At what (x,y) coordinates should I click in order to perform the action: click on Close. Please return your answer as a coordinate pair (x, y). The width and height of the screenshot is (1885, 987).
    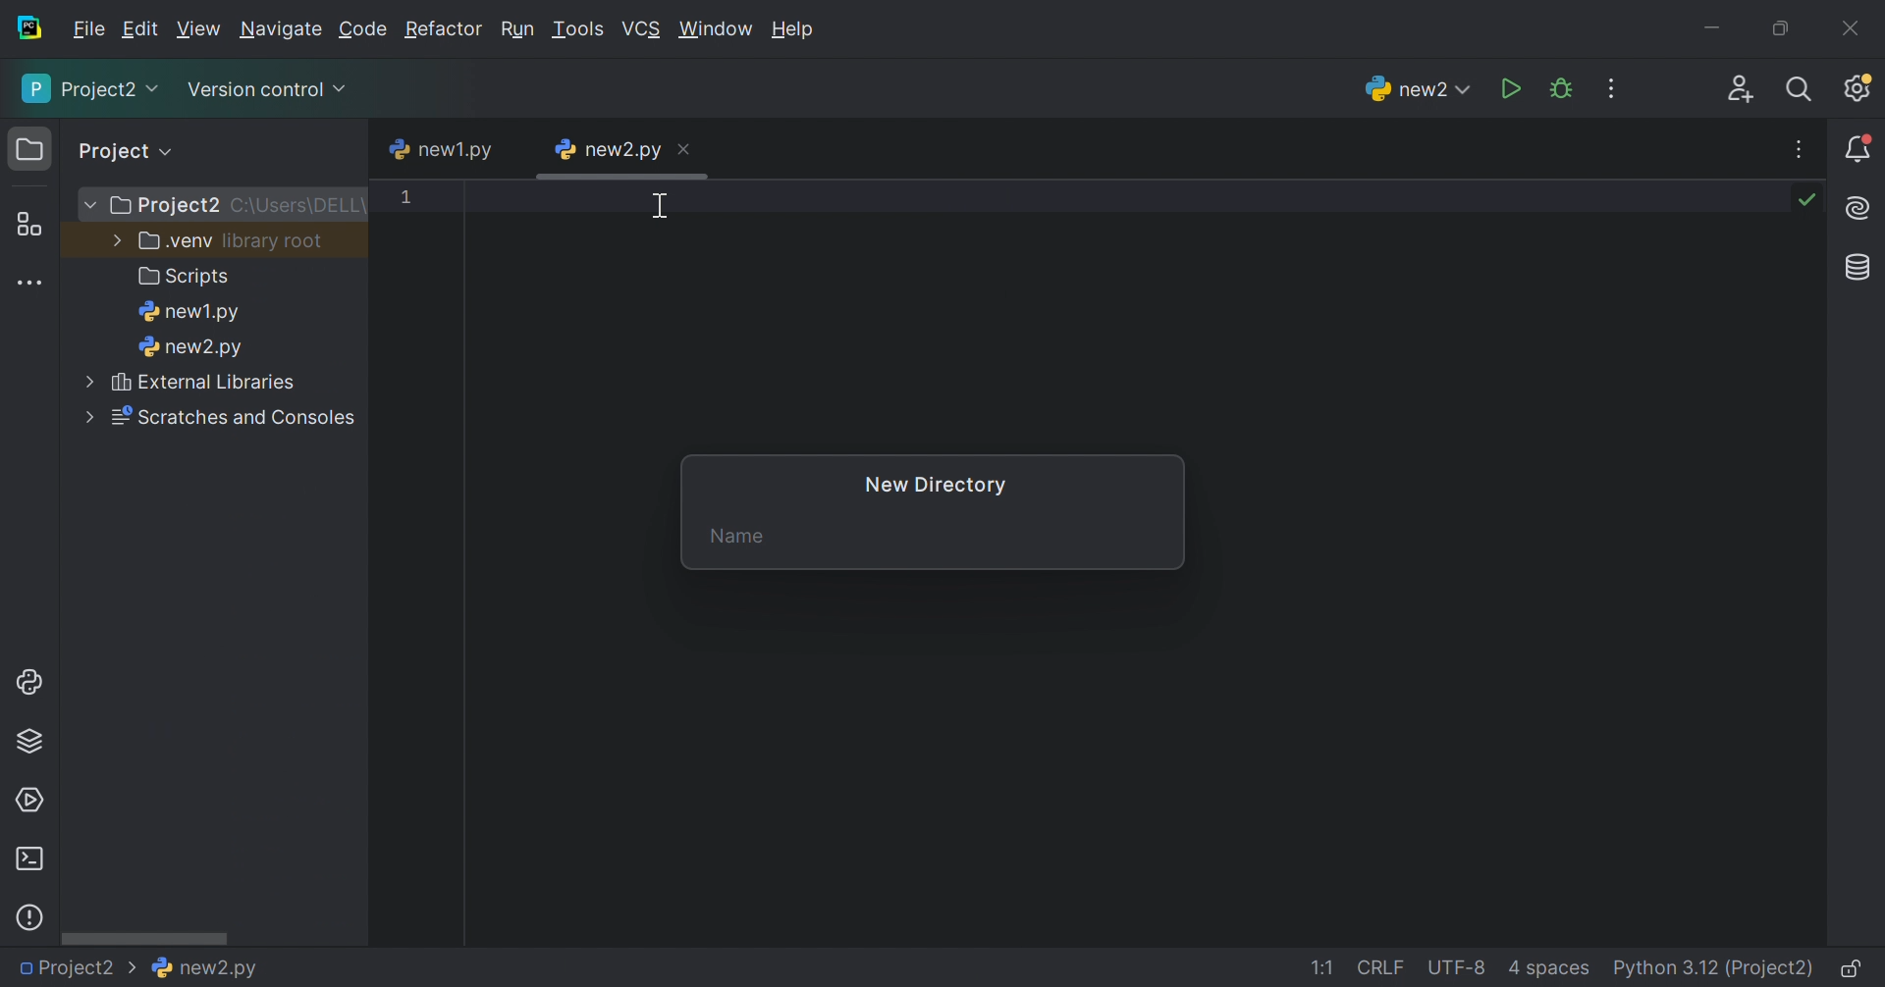
    Looking at the image, I should click on (1856, 24).